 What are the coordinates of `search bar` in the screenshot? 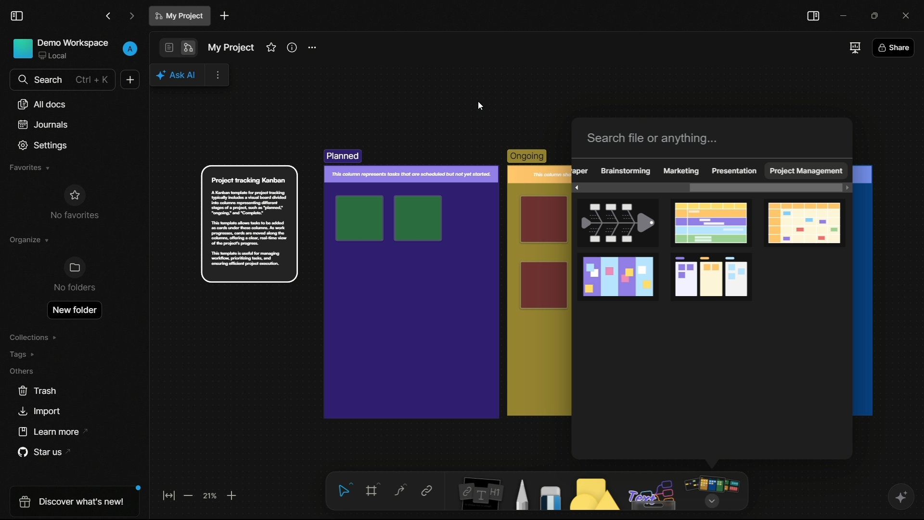 It's located at (62, 79).